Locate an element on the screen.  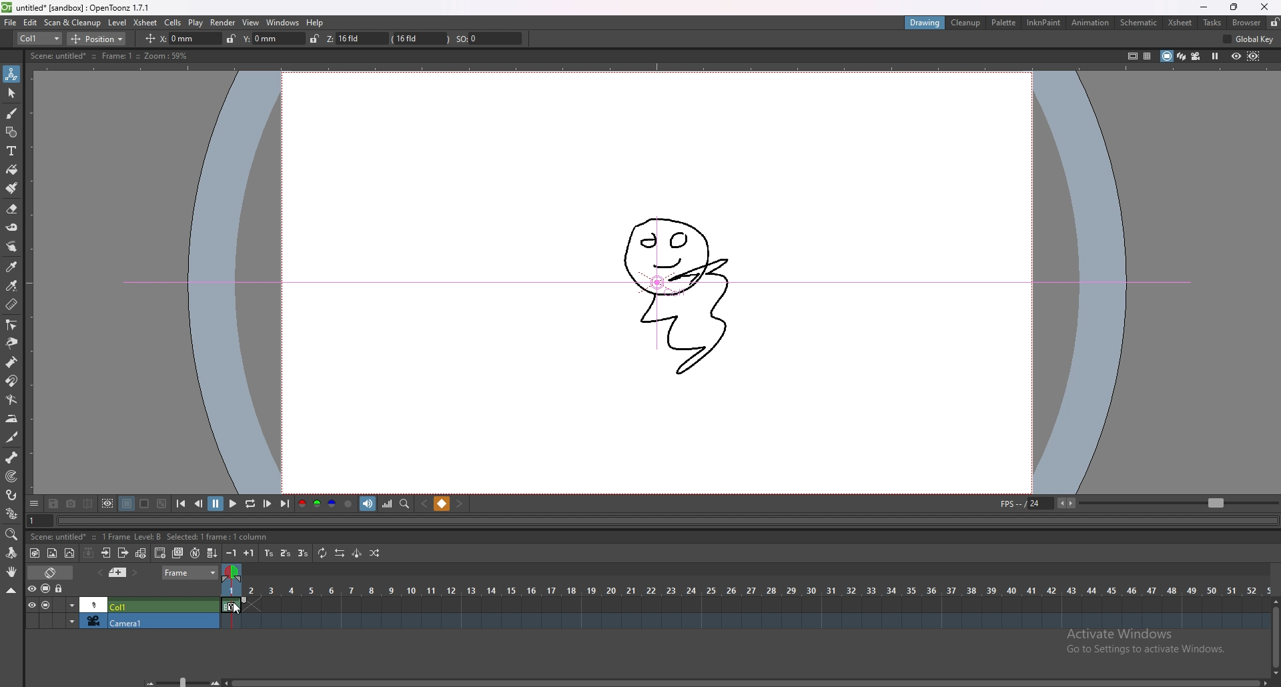
palette is located at coordinates (1004, 22).